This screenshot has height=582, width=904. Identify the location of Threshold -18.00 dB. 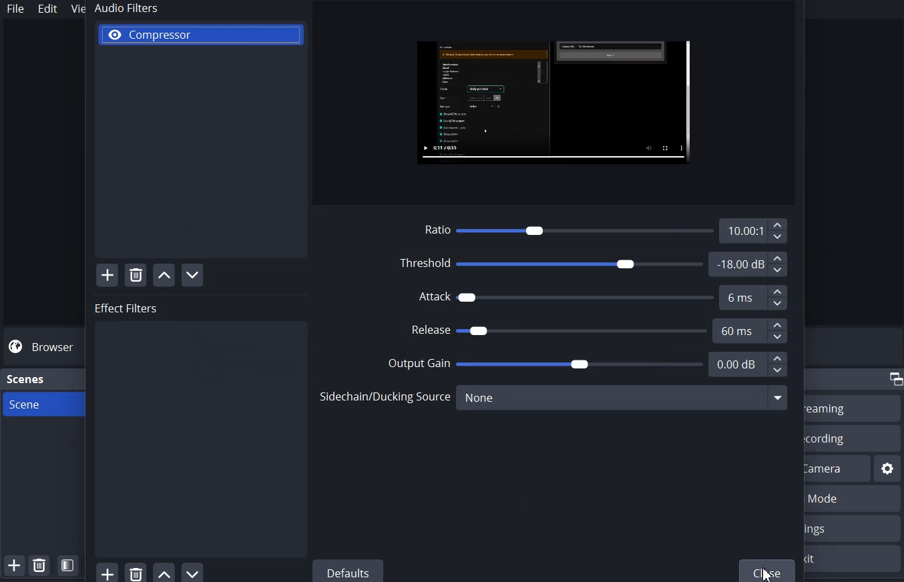
(596, 266).